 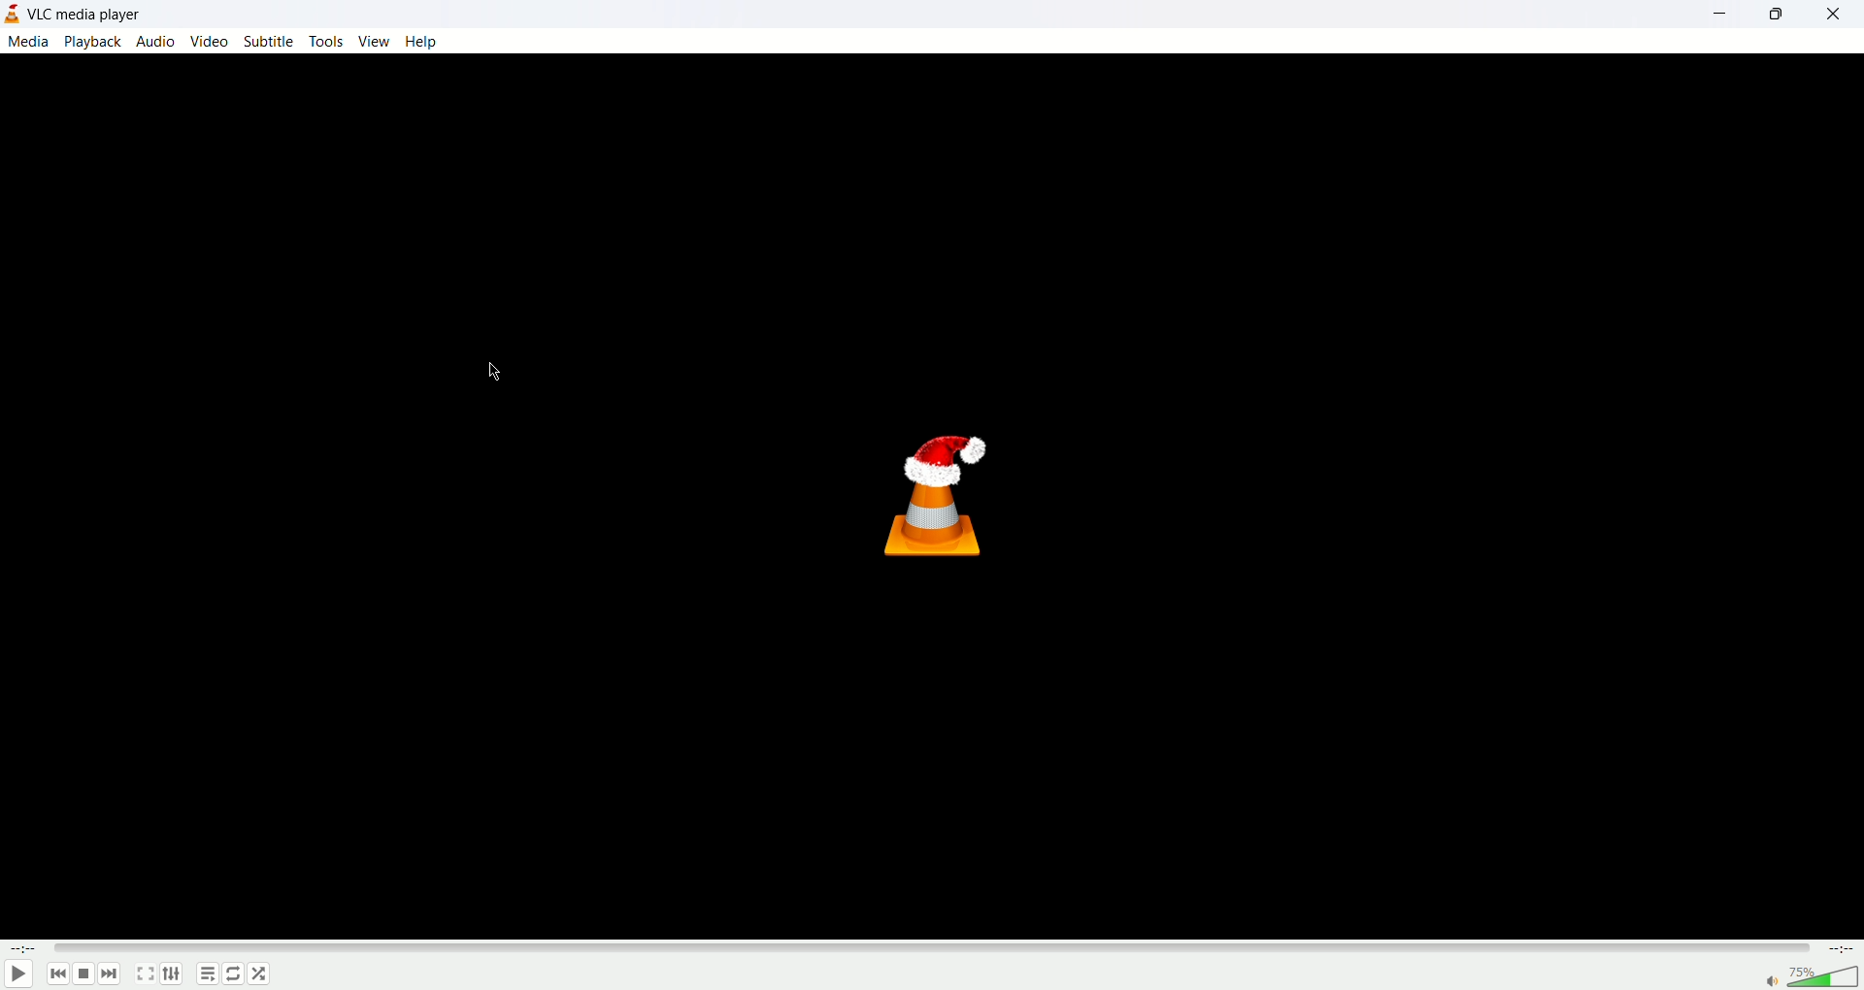 What do you see at coordinates (232, 973) in the screenshot?
I see `toggle loop` at bounding box center [232, 973].